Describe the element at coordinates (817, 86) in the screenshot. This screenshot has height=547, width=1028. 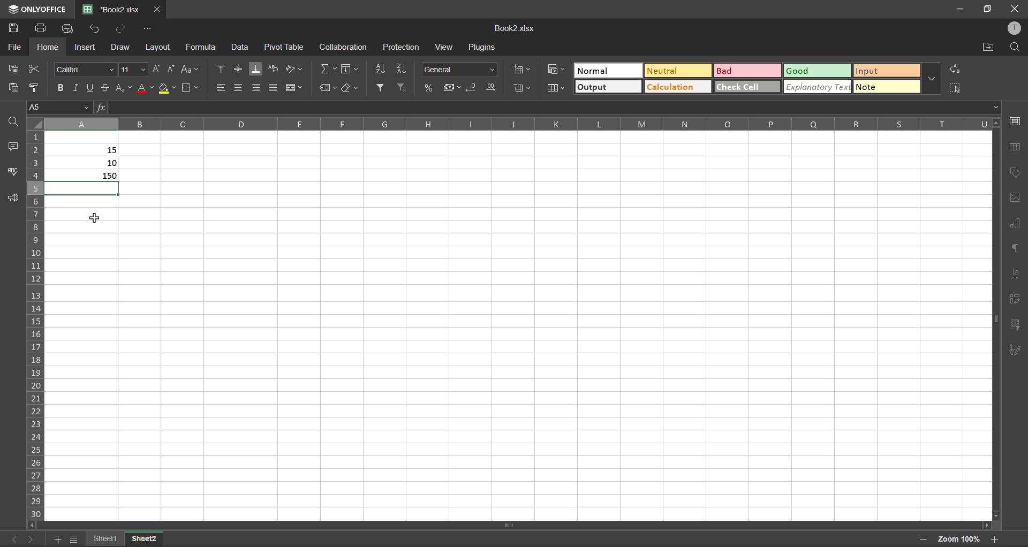
I see `explanatory text` at that location.